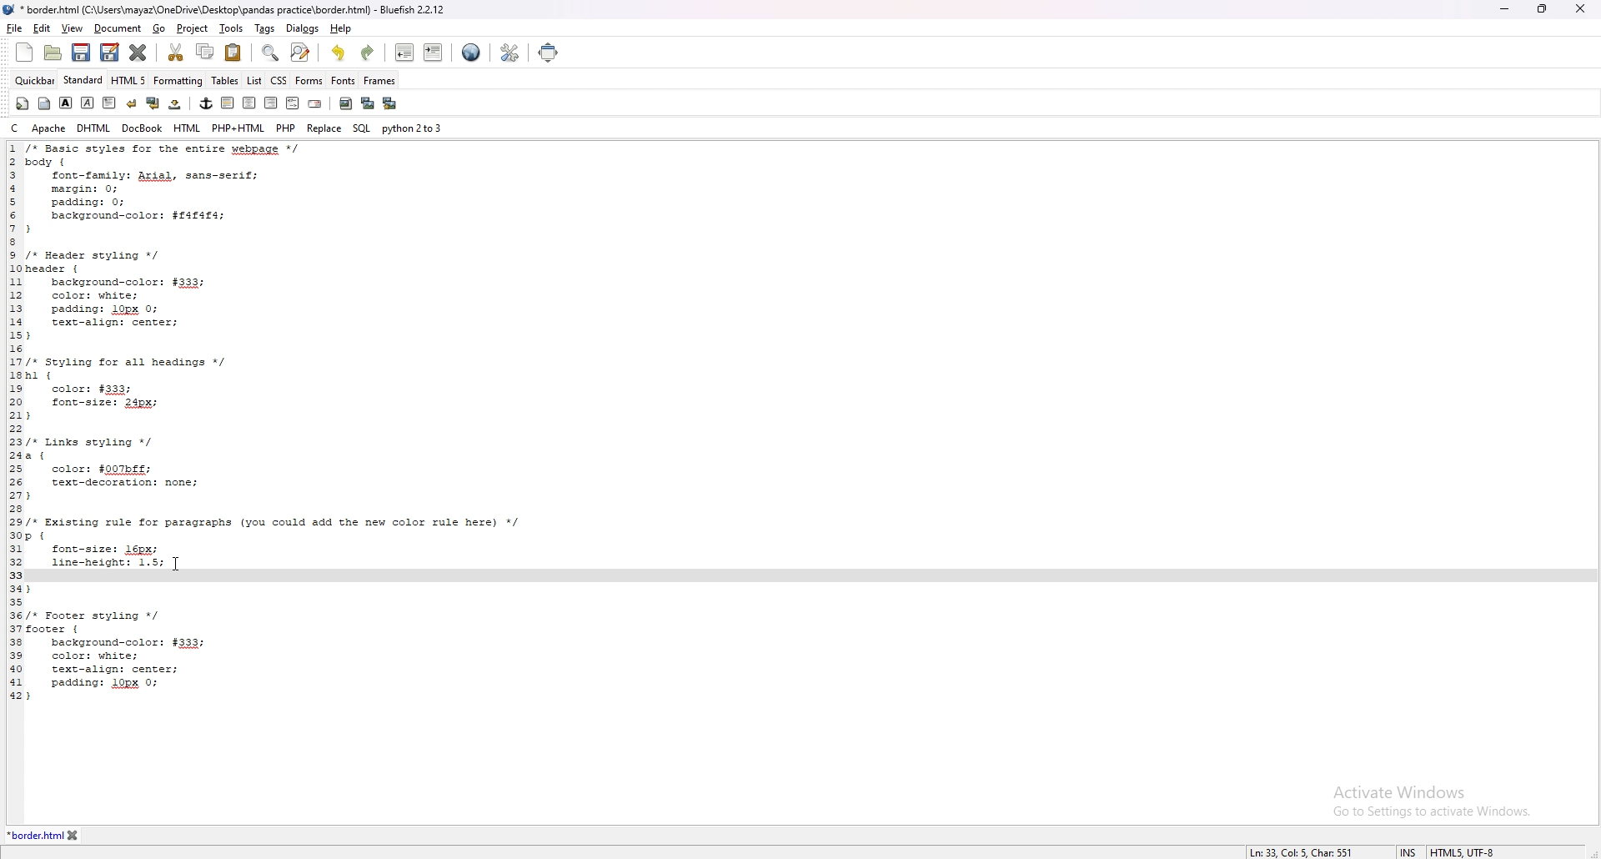 Image resolution: width=1601 pixels, height=859 pixels. I want to click on bold, so click(67, 103).